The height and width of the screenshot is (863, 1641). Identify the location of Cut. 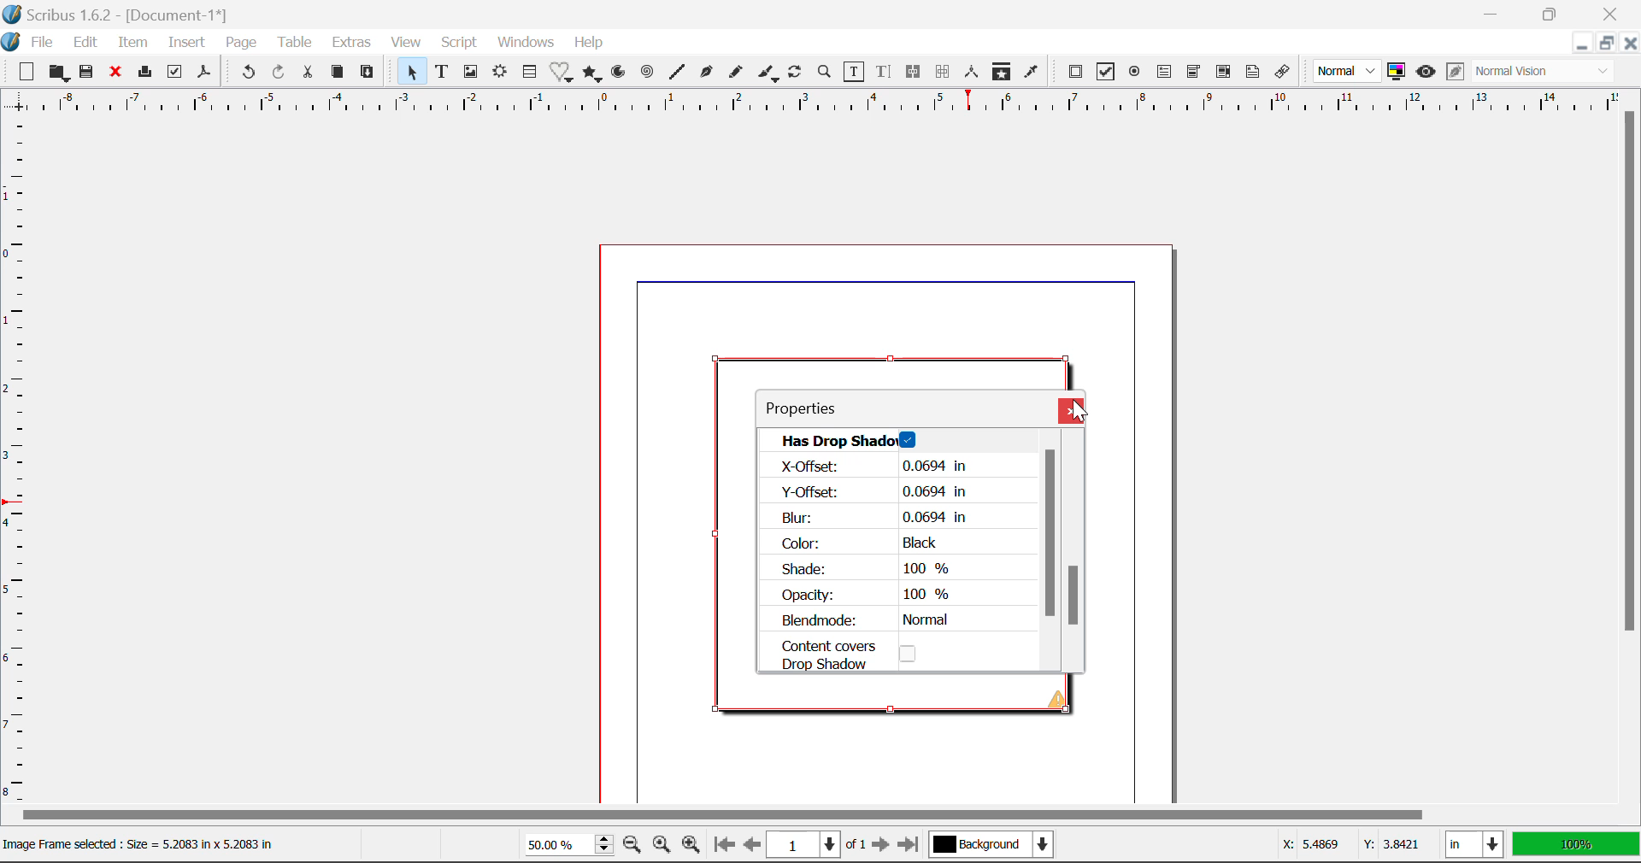
(308, 73).